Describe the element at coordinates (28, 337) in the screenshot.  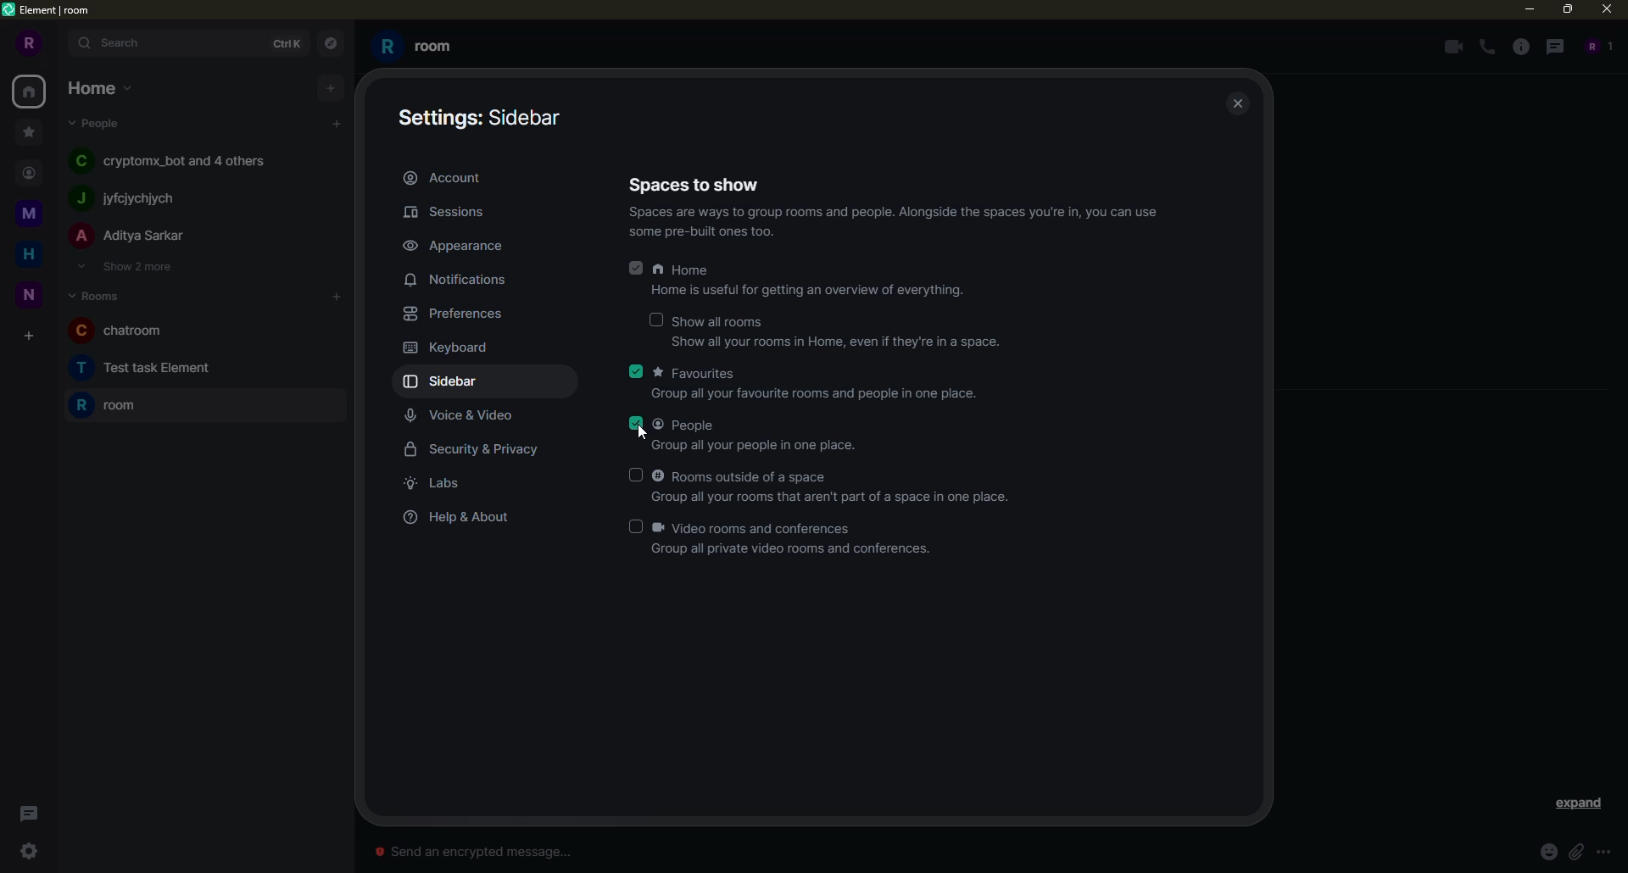
I see `add` at that location.